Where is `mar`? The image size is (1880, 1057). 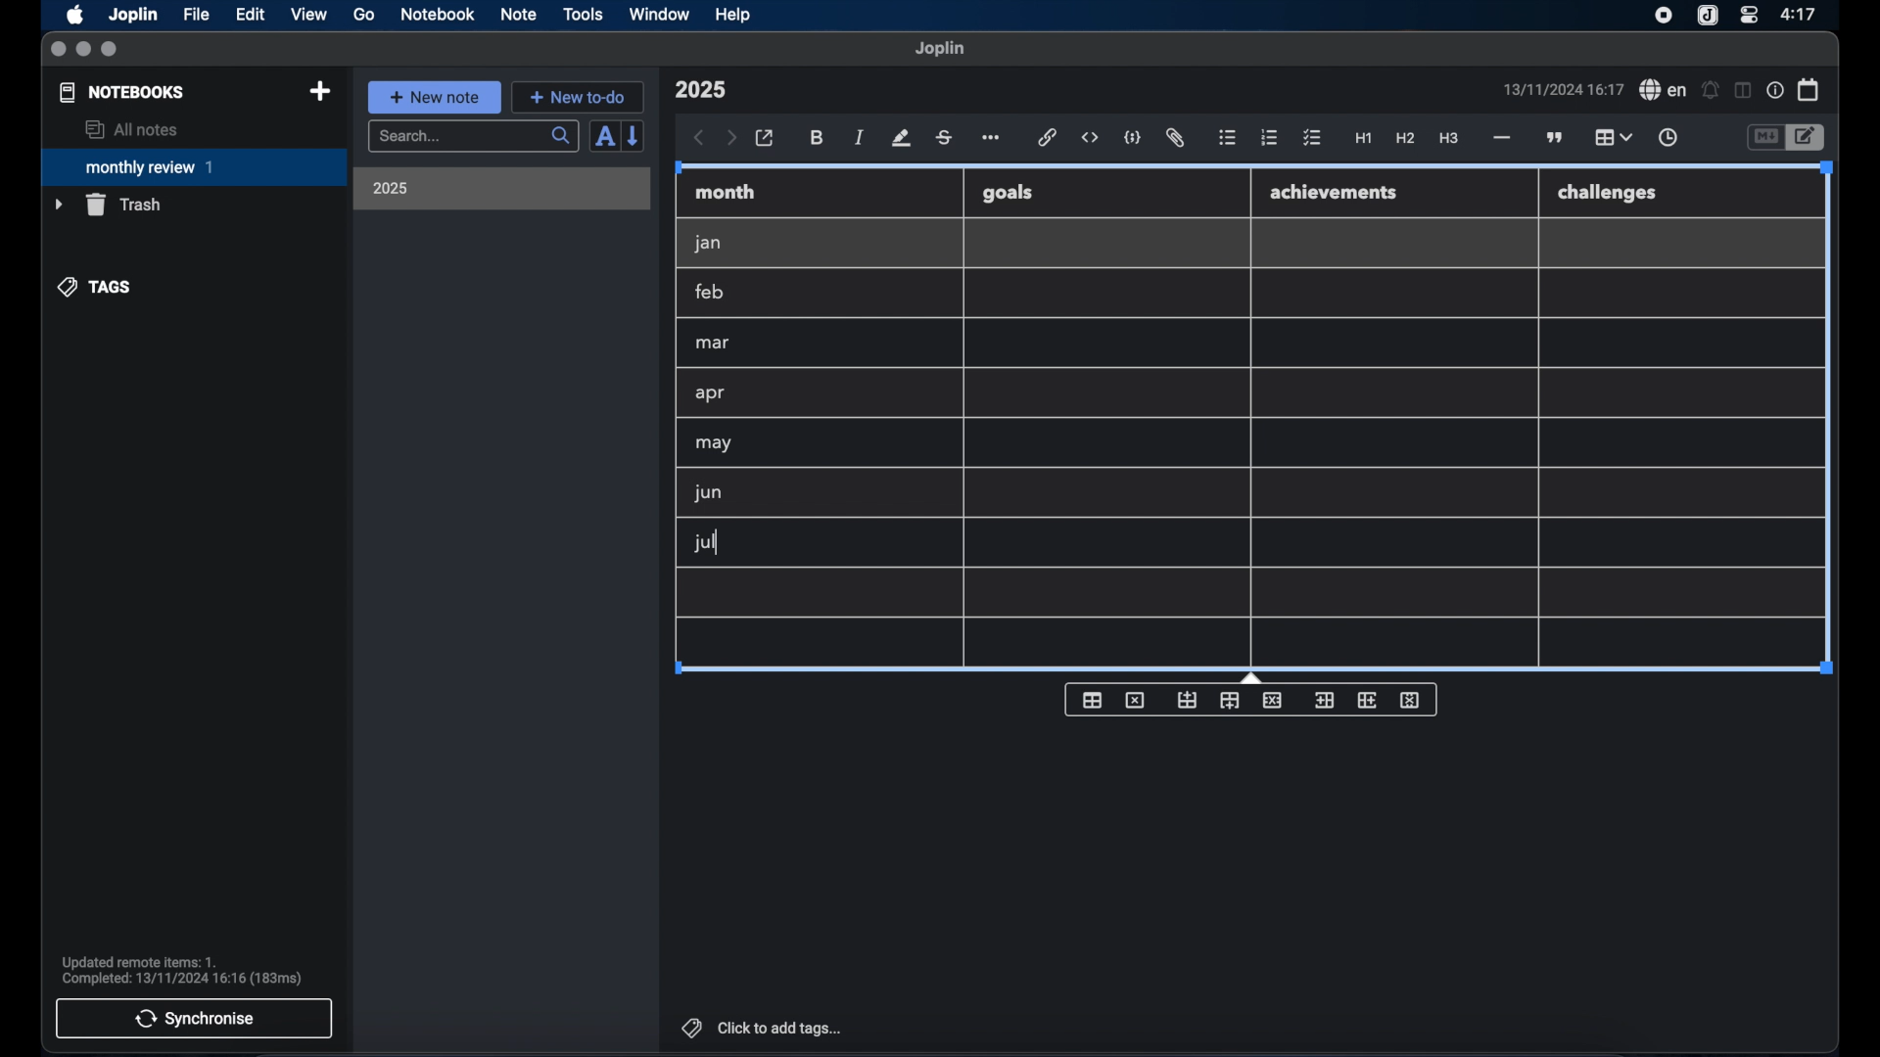 mar is located at coordinates (714, 344).